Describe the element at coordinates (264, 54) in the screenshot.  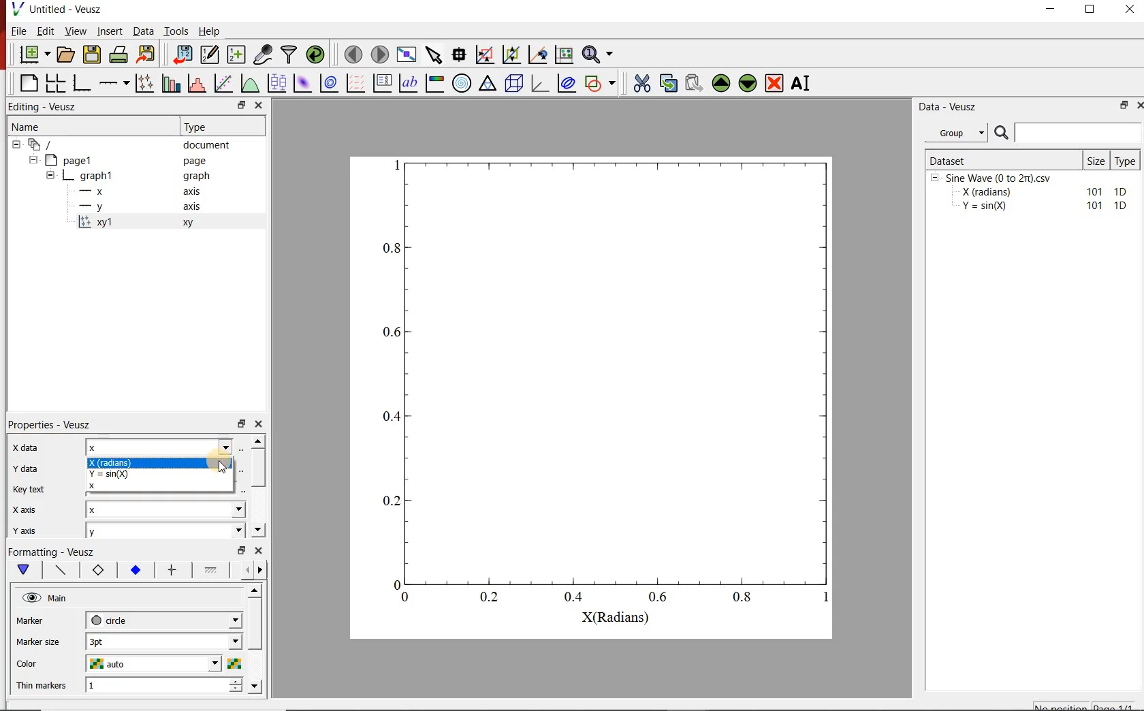
I see `capture remote data` at that location.